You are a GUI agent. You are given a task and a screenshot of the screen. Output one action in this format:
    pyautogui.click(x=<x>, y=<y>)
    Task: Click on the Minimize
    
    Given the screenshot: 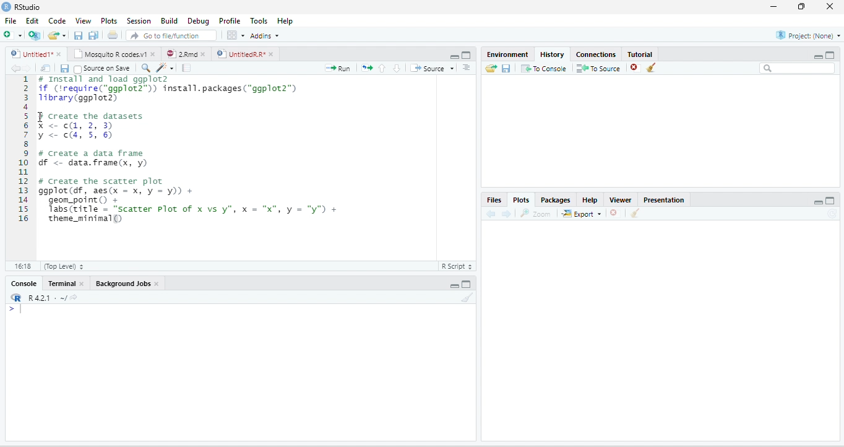 What is the action you would take?
    pyautogui.click(x=818, y=202)
    